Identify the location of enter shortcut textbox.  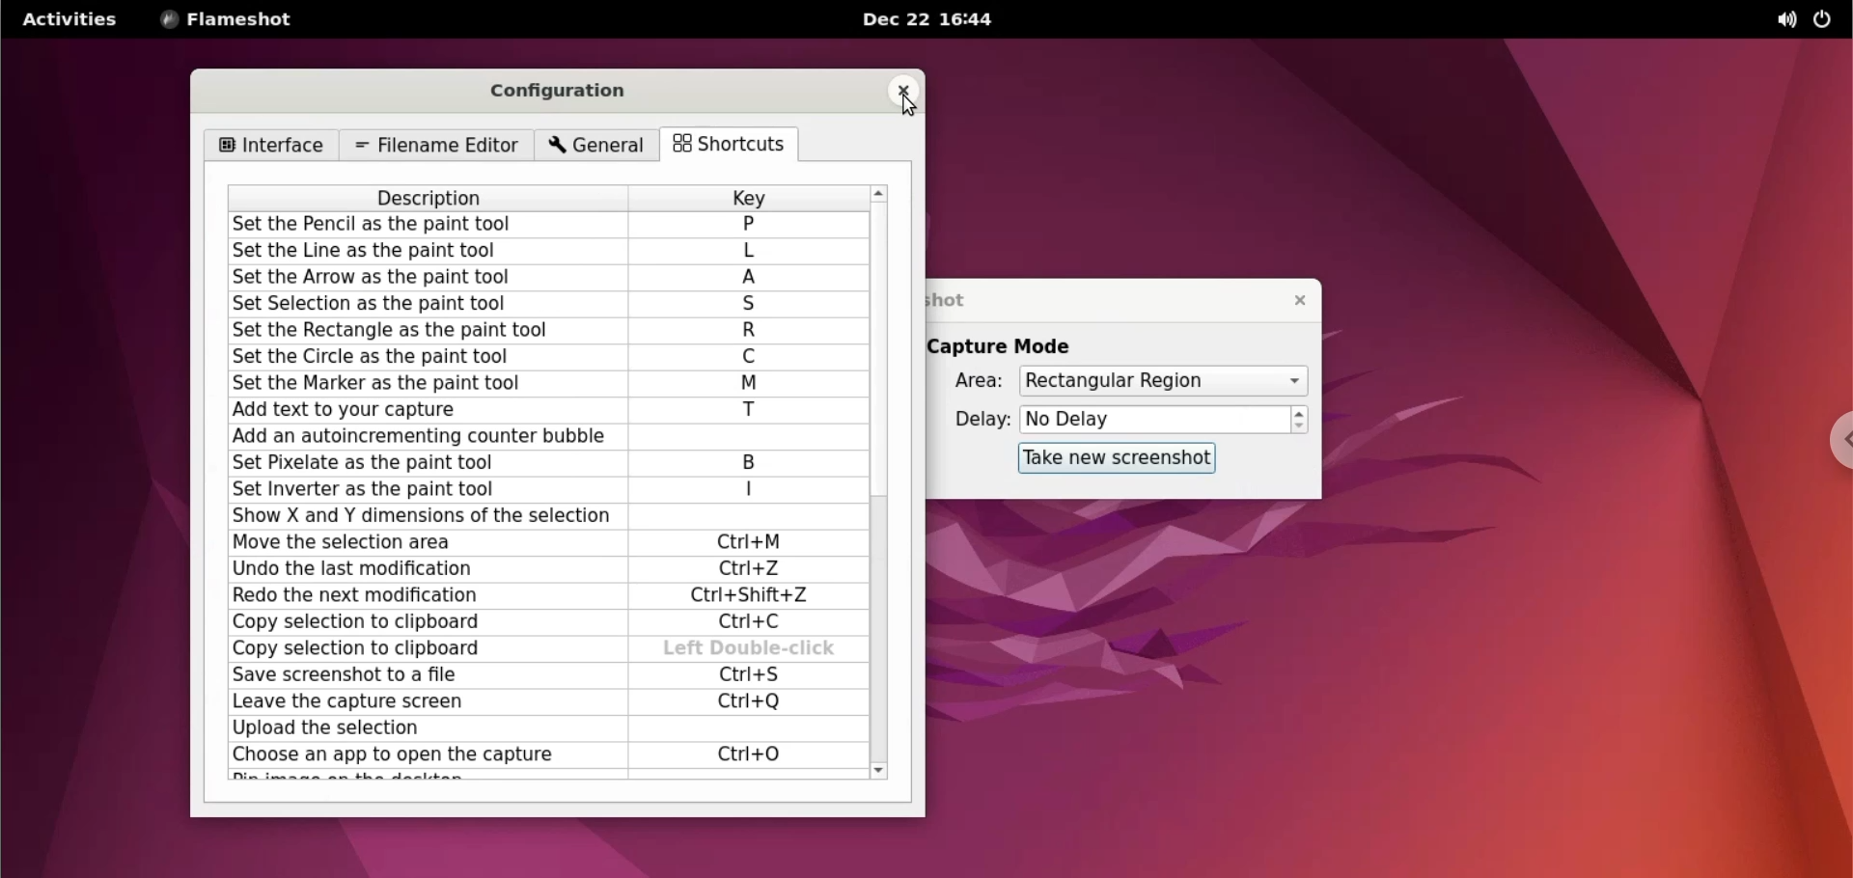
(738, 729).